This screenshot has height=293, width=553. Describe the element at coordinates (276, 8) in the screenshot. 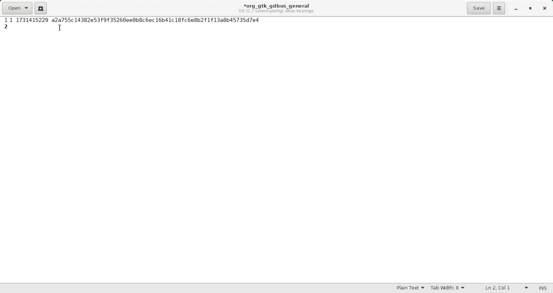

I see `Text information ` at that location.